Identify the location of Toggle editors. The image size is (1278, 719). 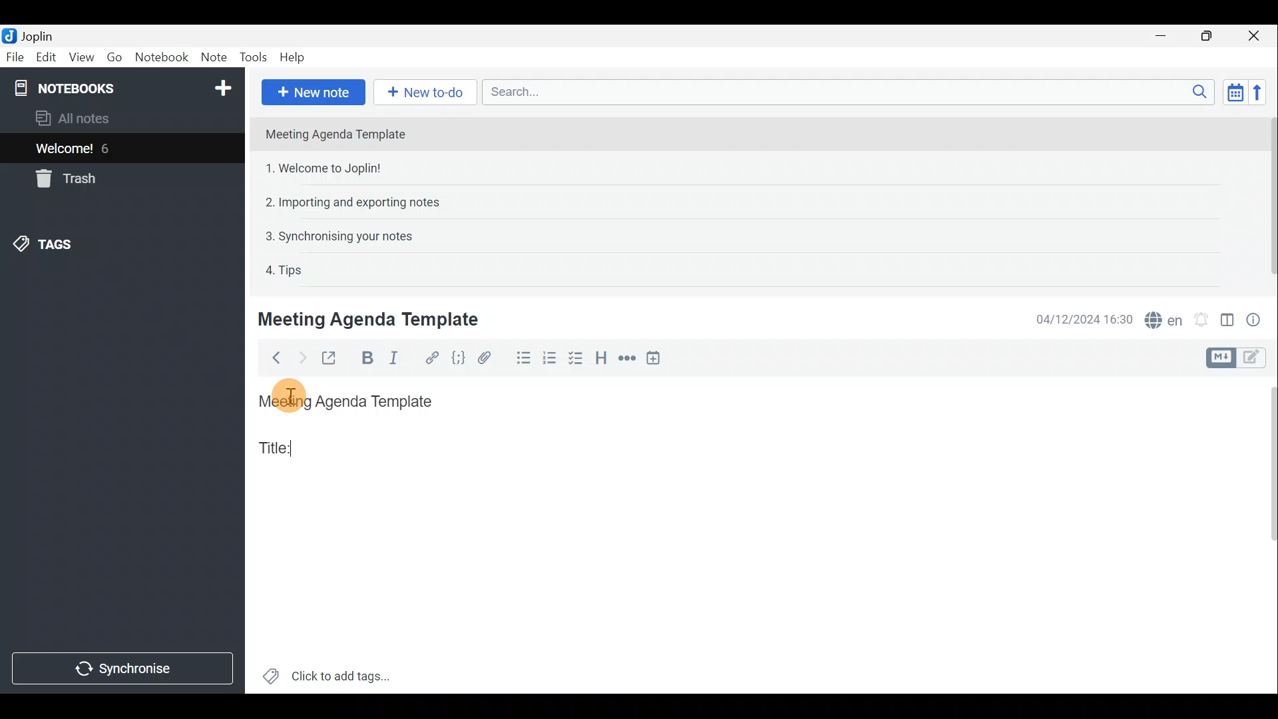
(1255, 359).